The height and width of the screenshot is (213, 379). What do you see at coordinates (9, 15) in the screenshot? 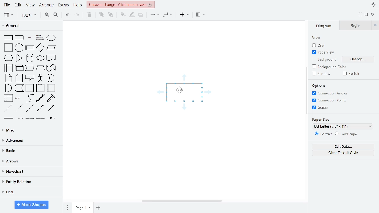
I see `view` at bounding box center [9, 15].